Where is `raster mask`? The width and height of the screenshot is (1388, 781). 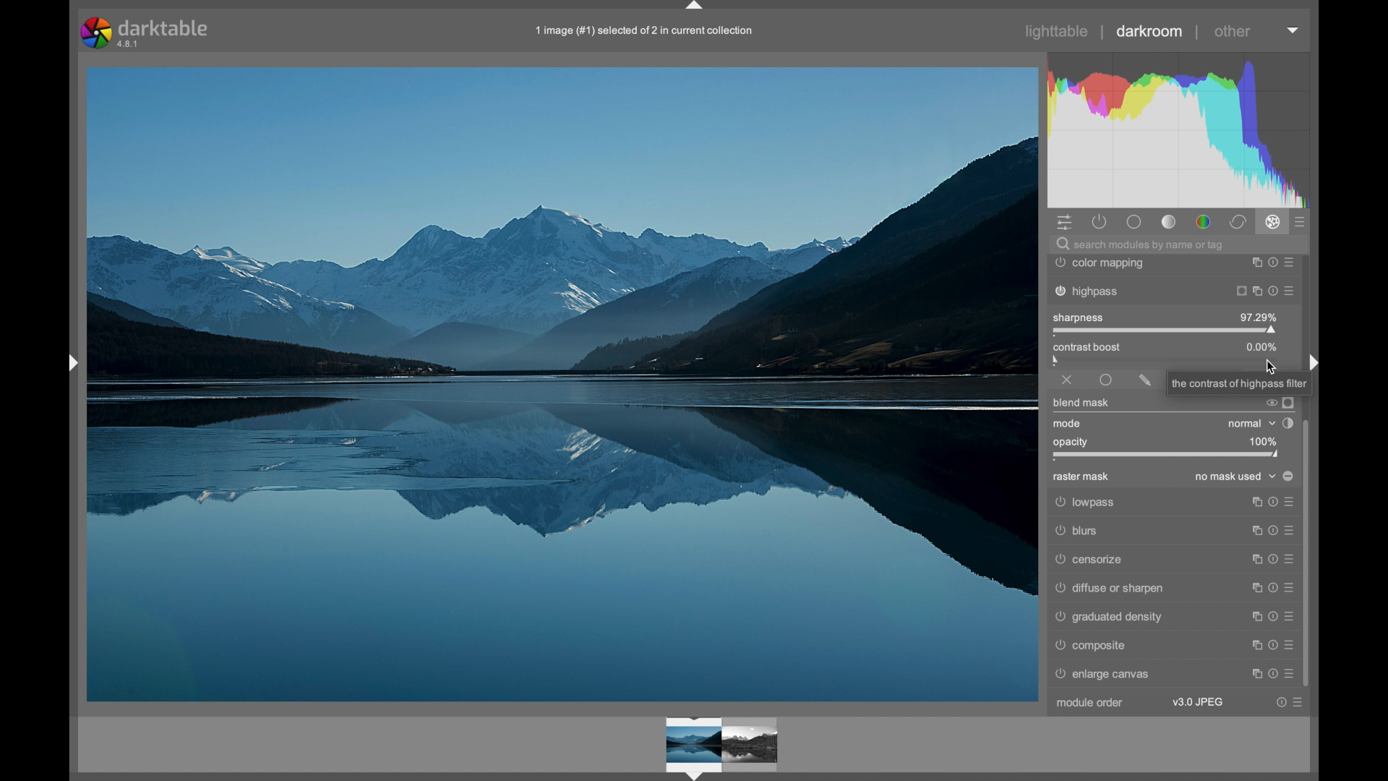 raster mask is located at coordinates (1081, 477).